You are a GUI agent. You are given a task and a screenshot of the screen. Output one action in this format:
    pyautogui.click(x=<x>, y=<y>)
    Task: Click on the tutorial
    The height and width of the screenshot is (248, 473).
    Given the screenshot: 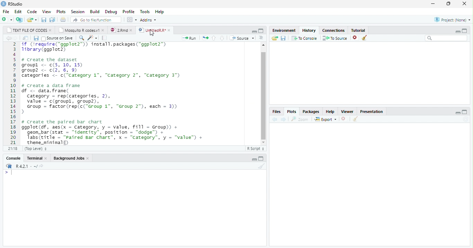 What is the action you would take?
    pyautogui.click(x=362, y=30)
    